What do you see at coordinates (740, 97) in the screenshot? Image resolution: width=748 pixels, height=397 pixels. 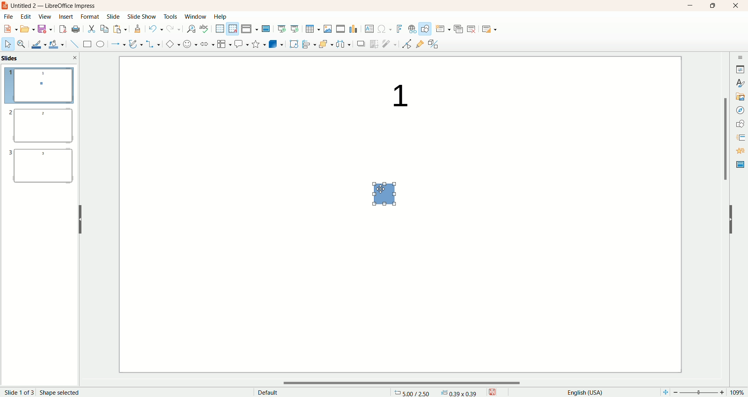 I see `gallery` at bounding box center [740, 97].